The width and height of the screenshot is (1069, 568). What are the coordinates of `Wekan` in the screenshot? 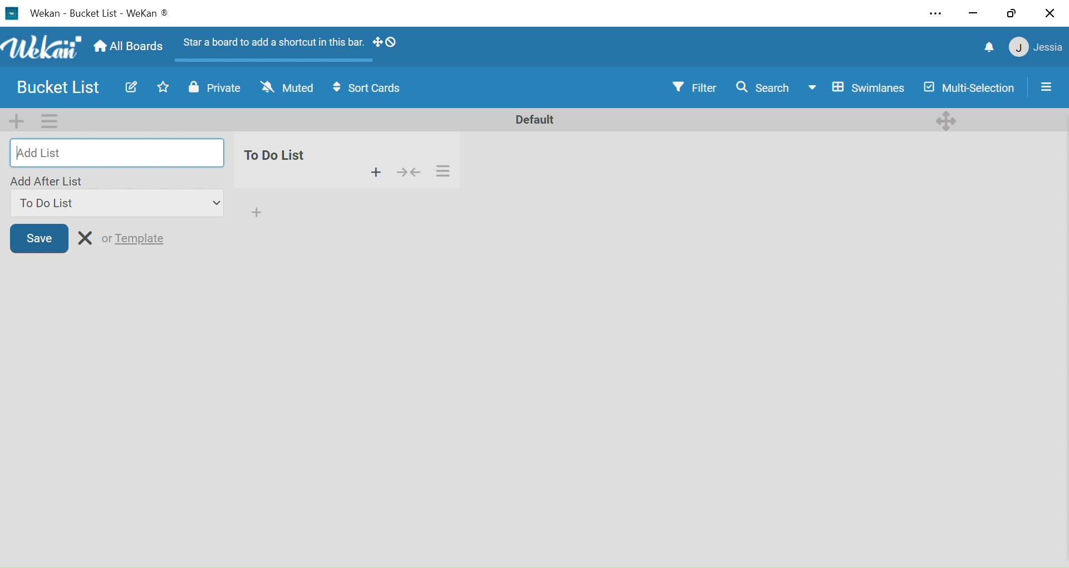 It's located at (148, 14).